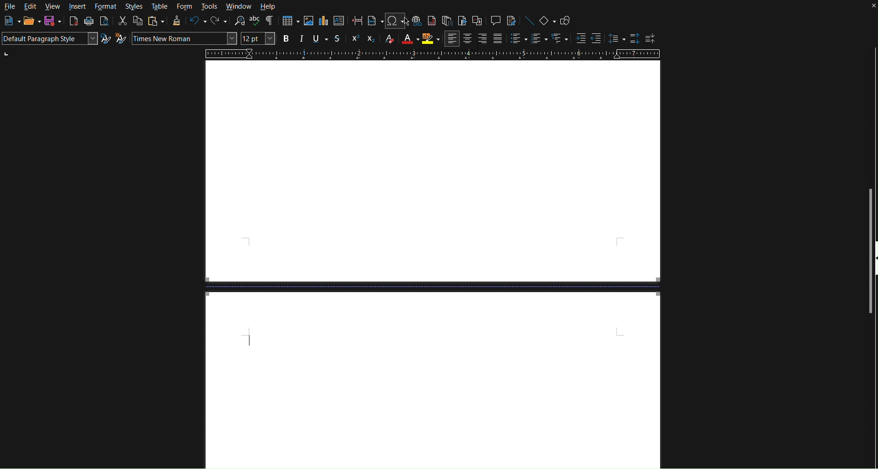  I want to click on Check spelling, so click(255, 21).